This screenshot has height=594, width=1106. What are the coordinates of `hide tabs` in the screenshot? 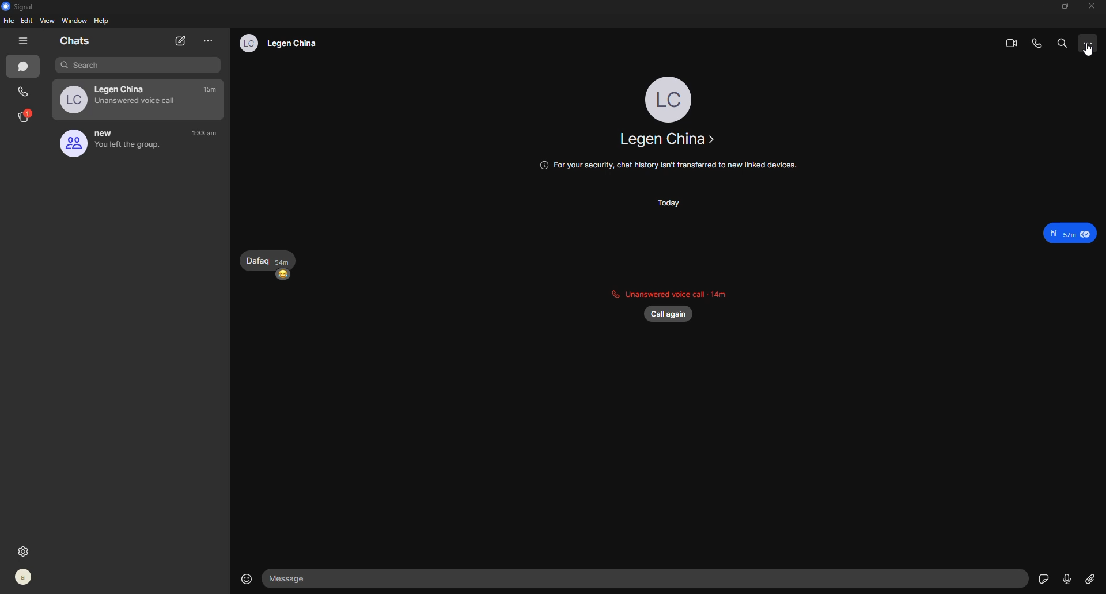 It's located at (23, 41).